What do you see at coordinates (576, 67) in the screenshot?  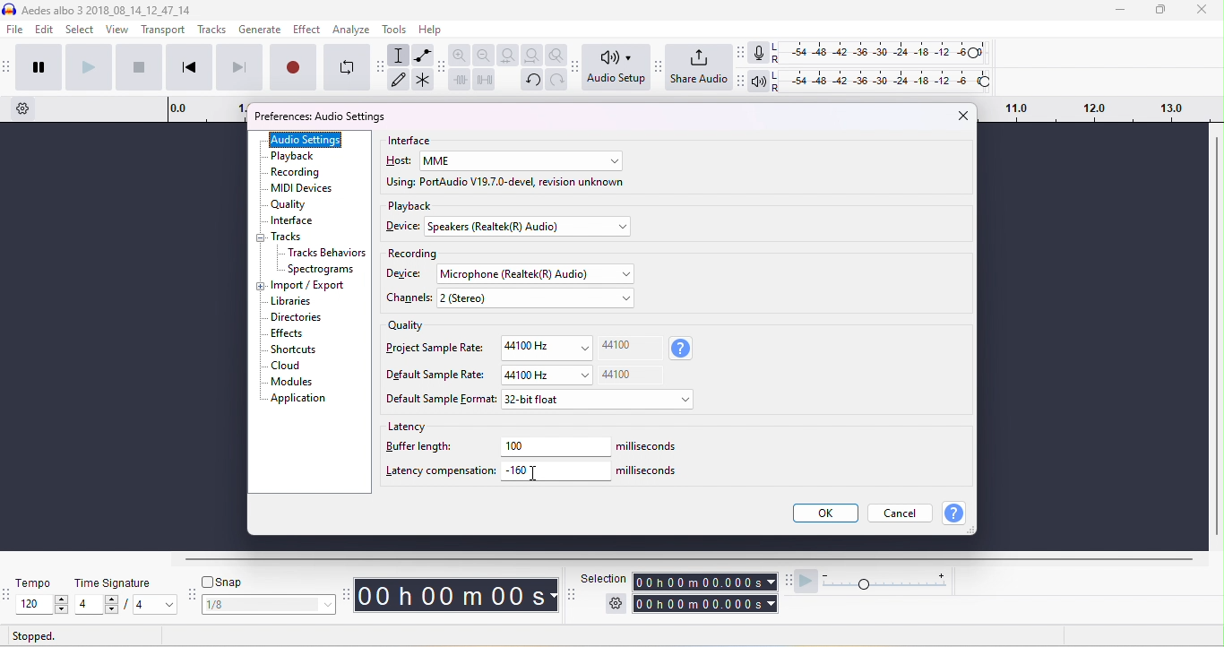 I see `Audacity audio setup toolbar` at bounding box center [576, 67].